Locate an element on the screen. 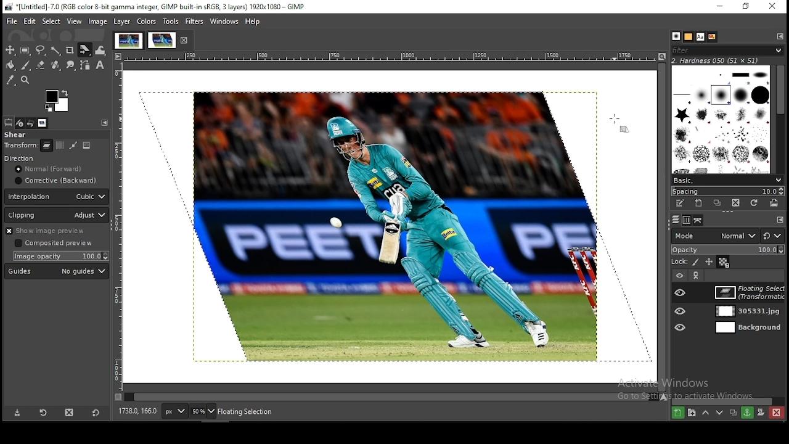  device status is located at coordinates (20, 123).